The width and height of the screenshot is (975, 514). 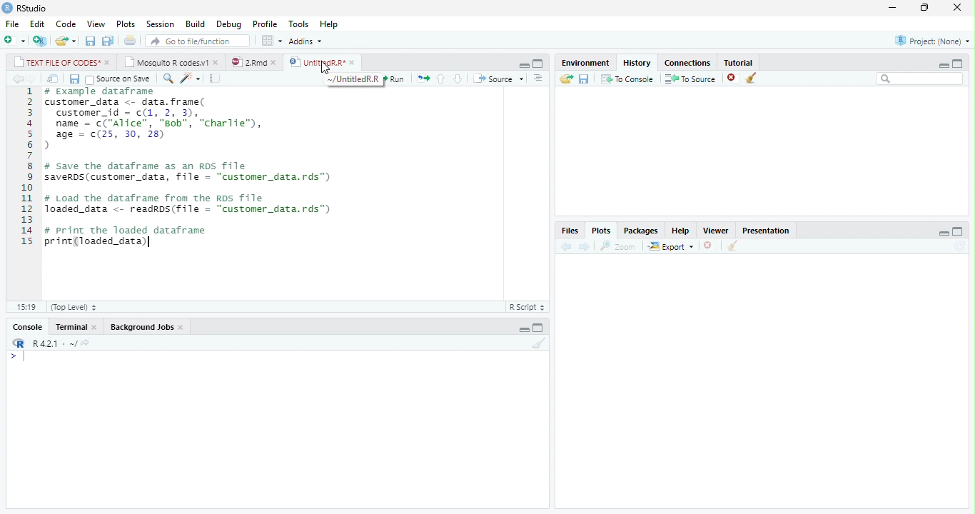 I want to click on Debug, so click(x=229, y=24).